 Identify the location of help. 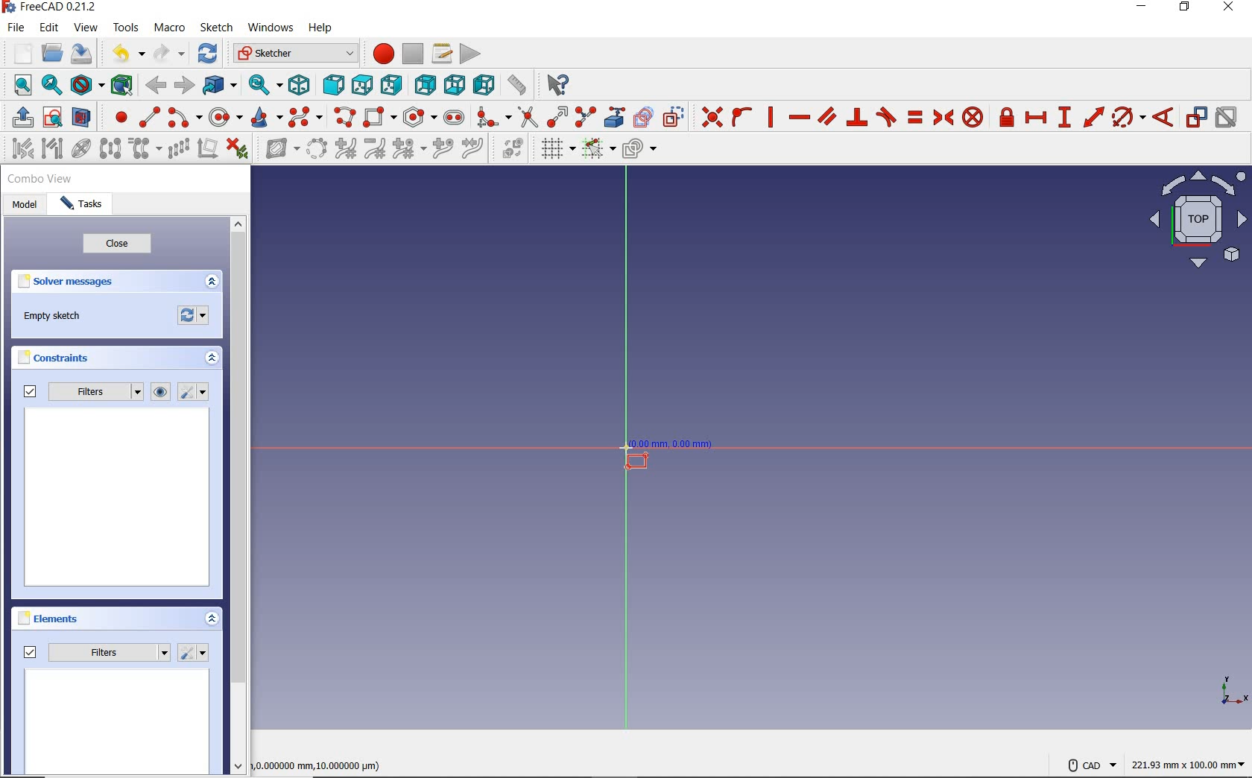
(323, 30).